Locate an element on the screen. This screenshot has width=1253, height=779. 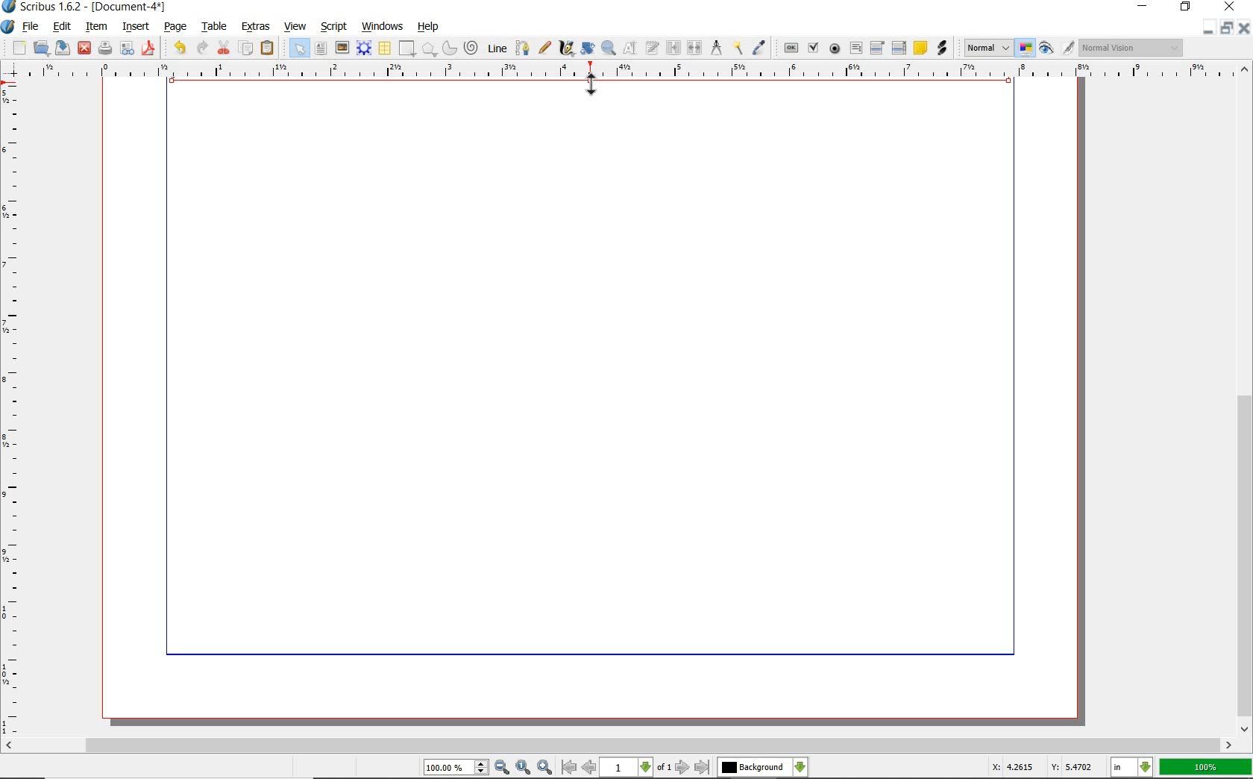
windows is located at coordinates (382, 26).